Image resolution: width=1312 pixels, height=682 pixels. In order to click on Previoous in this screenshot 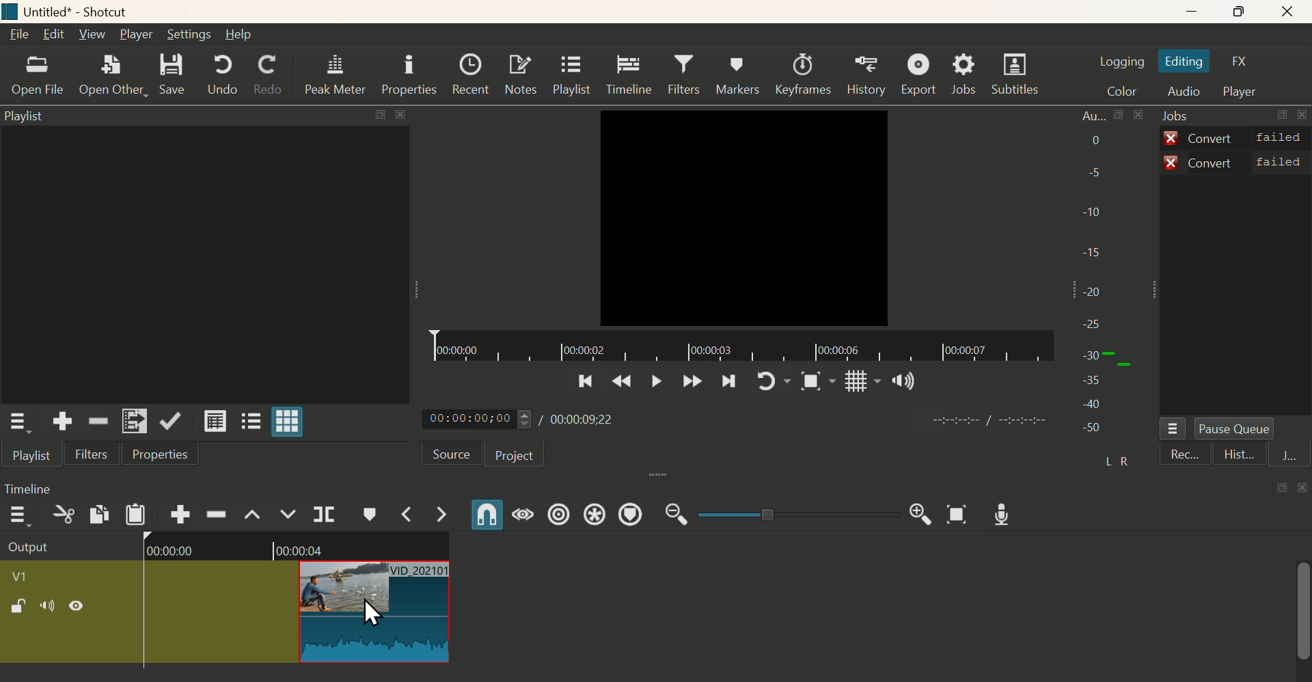, I will do `click(585, 385)`.